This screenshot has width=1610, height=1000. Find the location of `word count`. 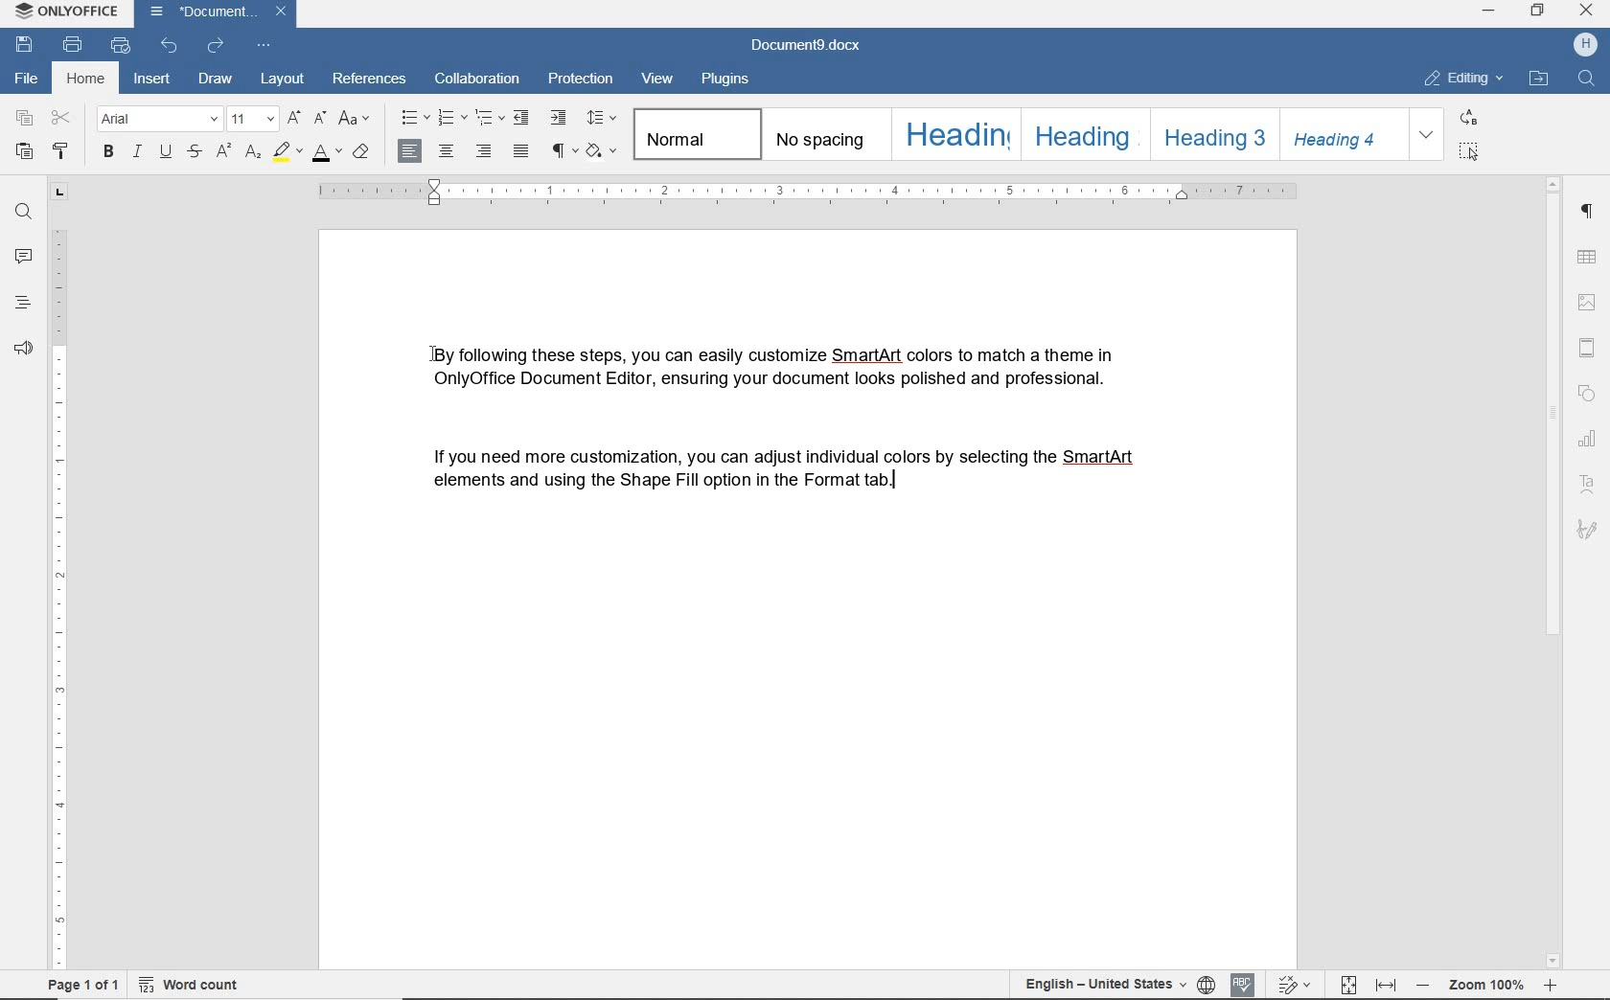

word count is located at coordinates (193, 984).